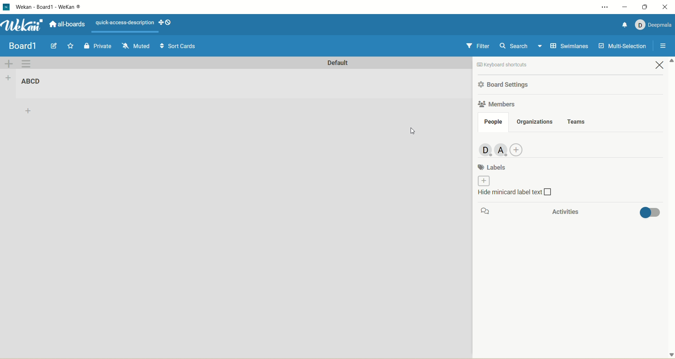  Describe the element at coordinates (34, 82) in the screenshot. I see `title` at that location.